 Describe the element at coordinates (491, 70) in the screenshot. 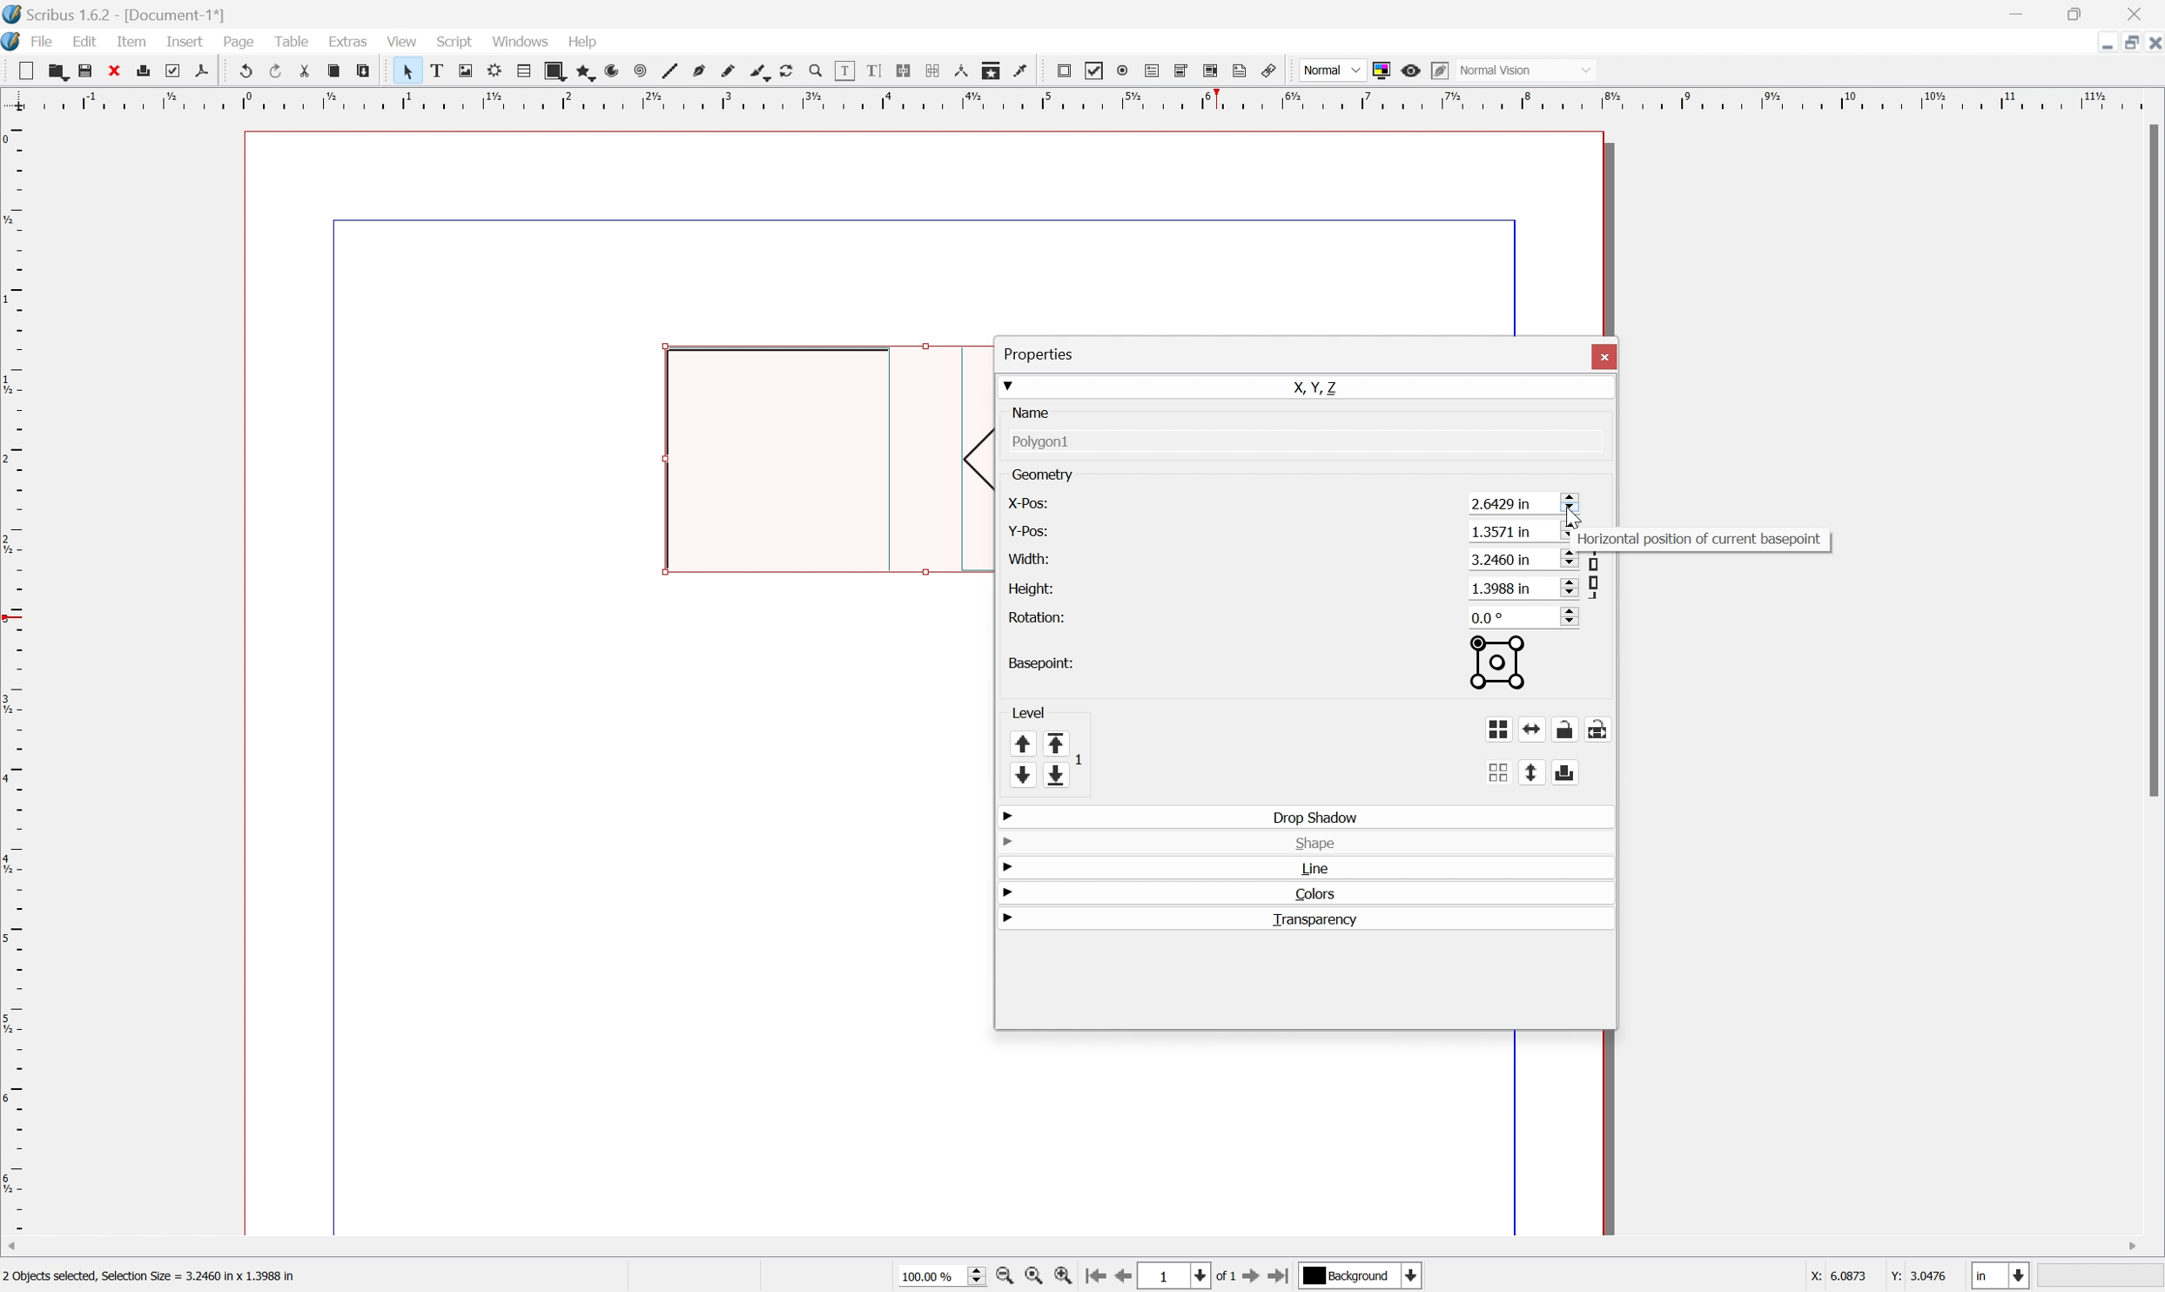

I see `render frame` at that location.